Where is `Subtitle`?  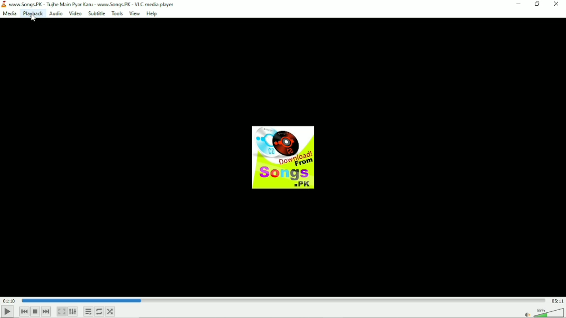
Subtitle is located at coordinates (97, 14).